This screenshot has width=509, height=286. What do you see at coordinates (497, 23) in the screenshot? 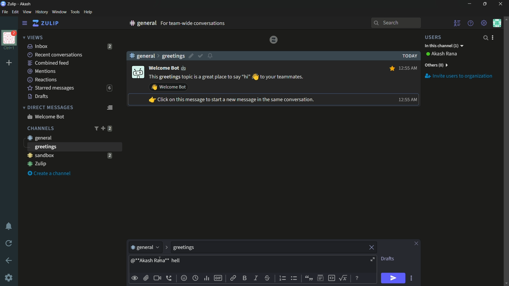
I see `personal menu` at bounding box center [497, 23].